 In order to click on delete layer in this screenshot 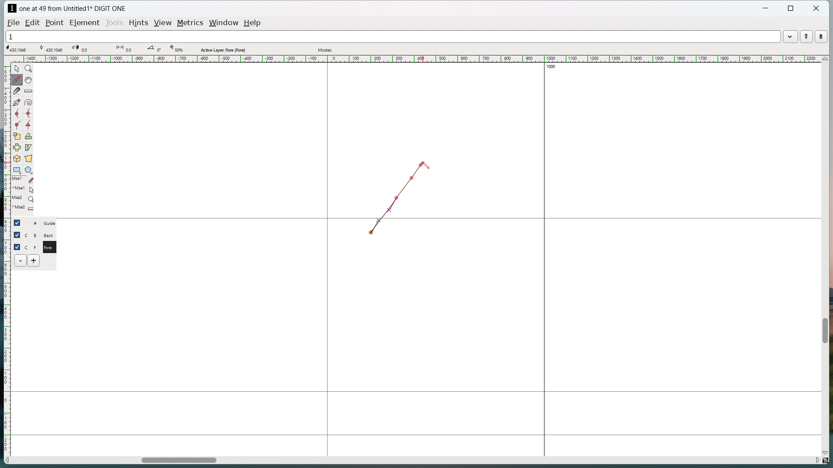, I will do `click(20, 260)`.